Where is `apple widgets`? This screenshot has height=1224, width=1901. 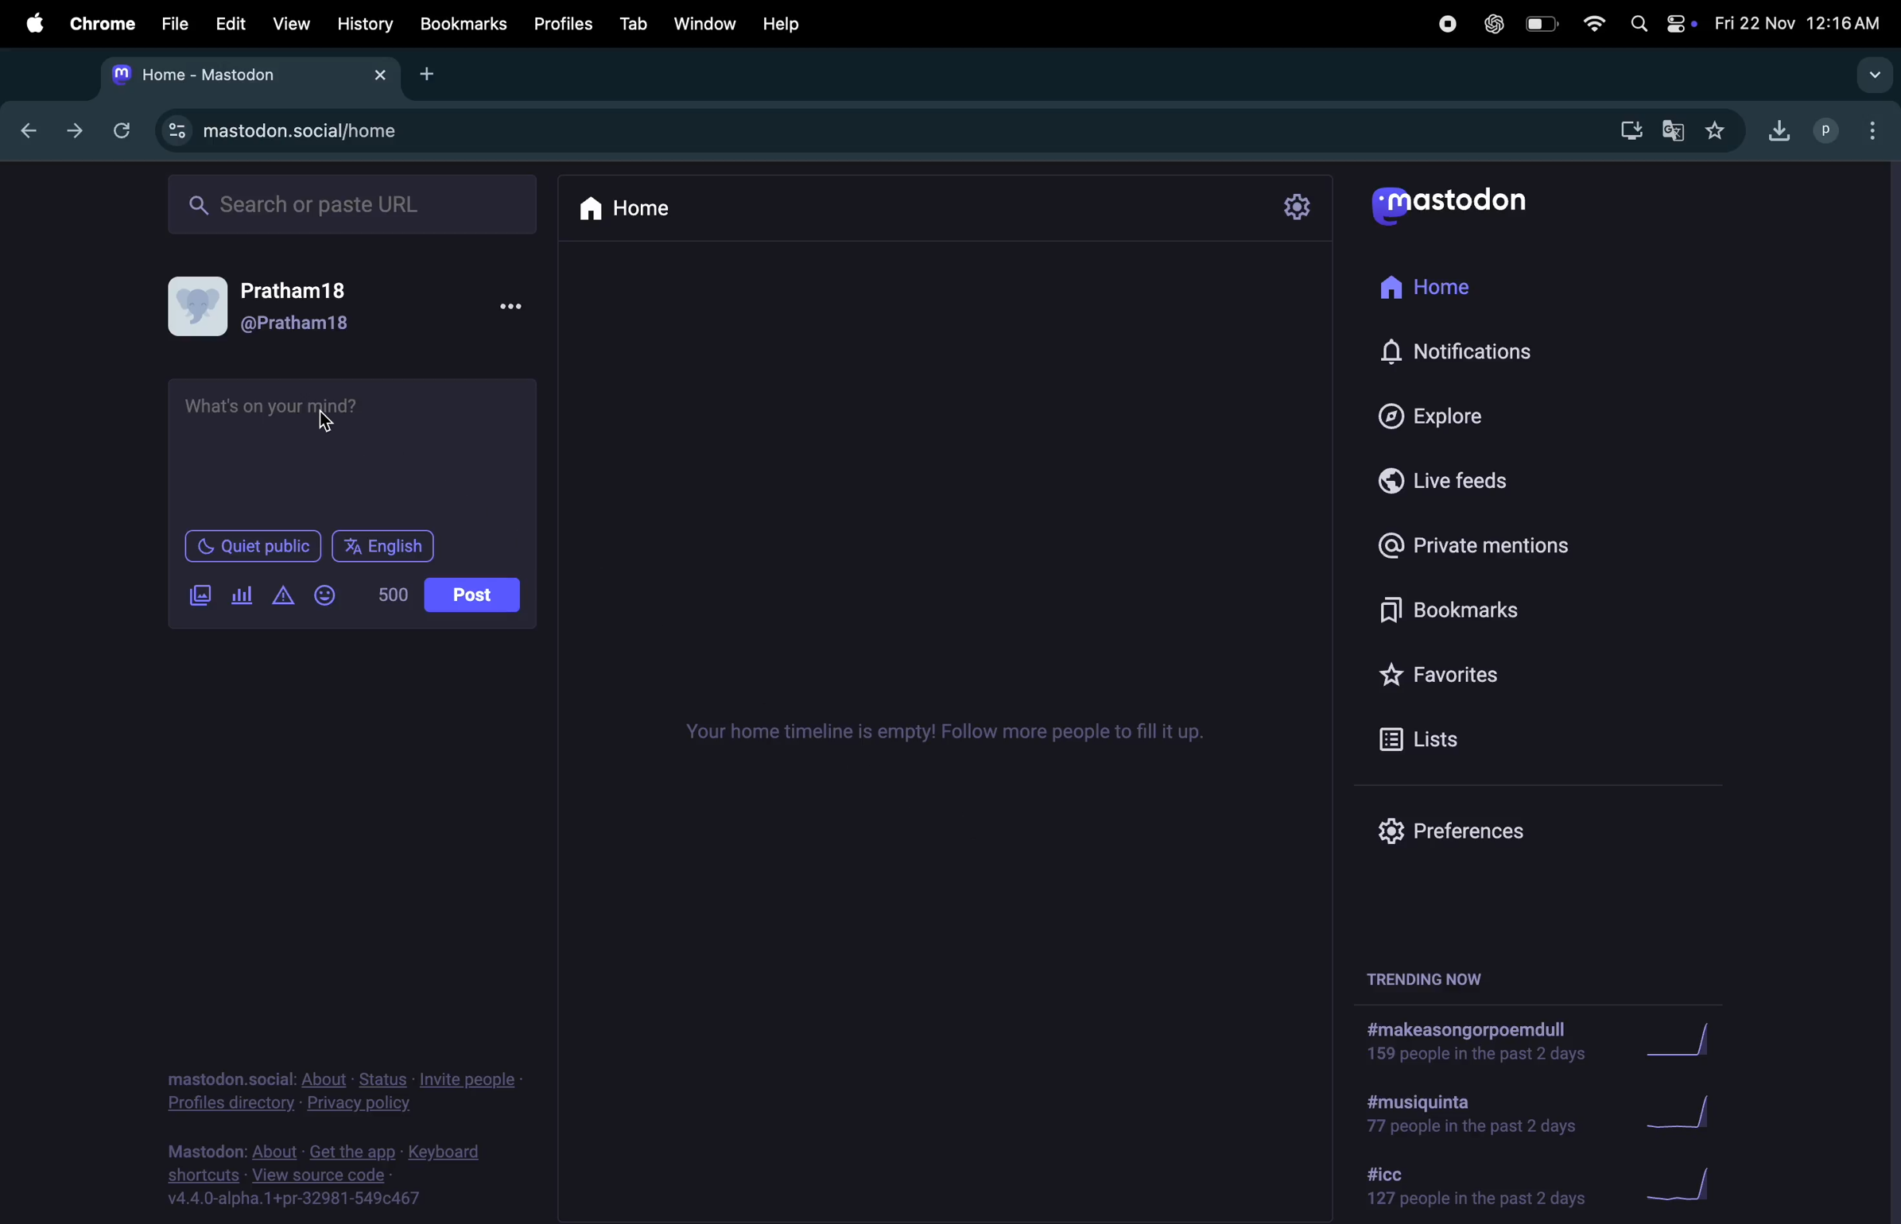 apple widgets is located at coordinates (1678, 25).